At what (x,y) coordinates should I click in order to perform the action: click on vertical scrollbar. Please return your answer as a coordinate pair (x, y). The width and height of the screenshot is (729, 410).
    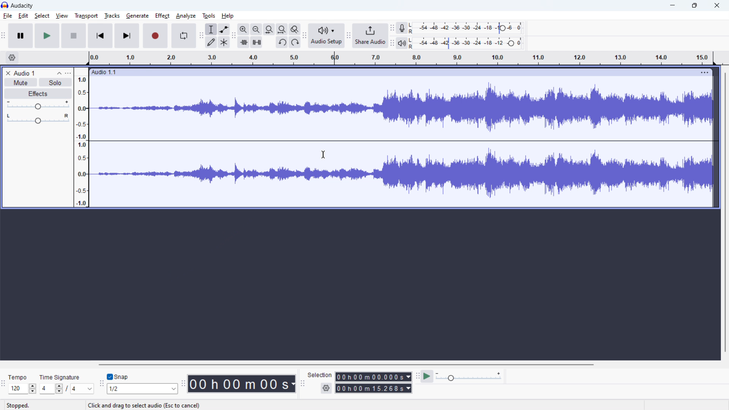
    Looking at the image, I should click on (726, 210).